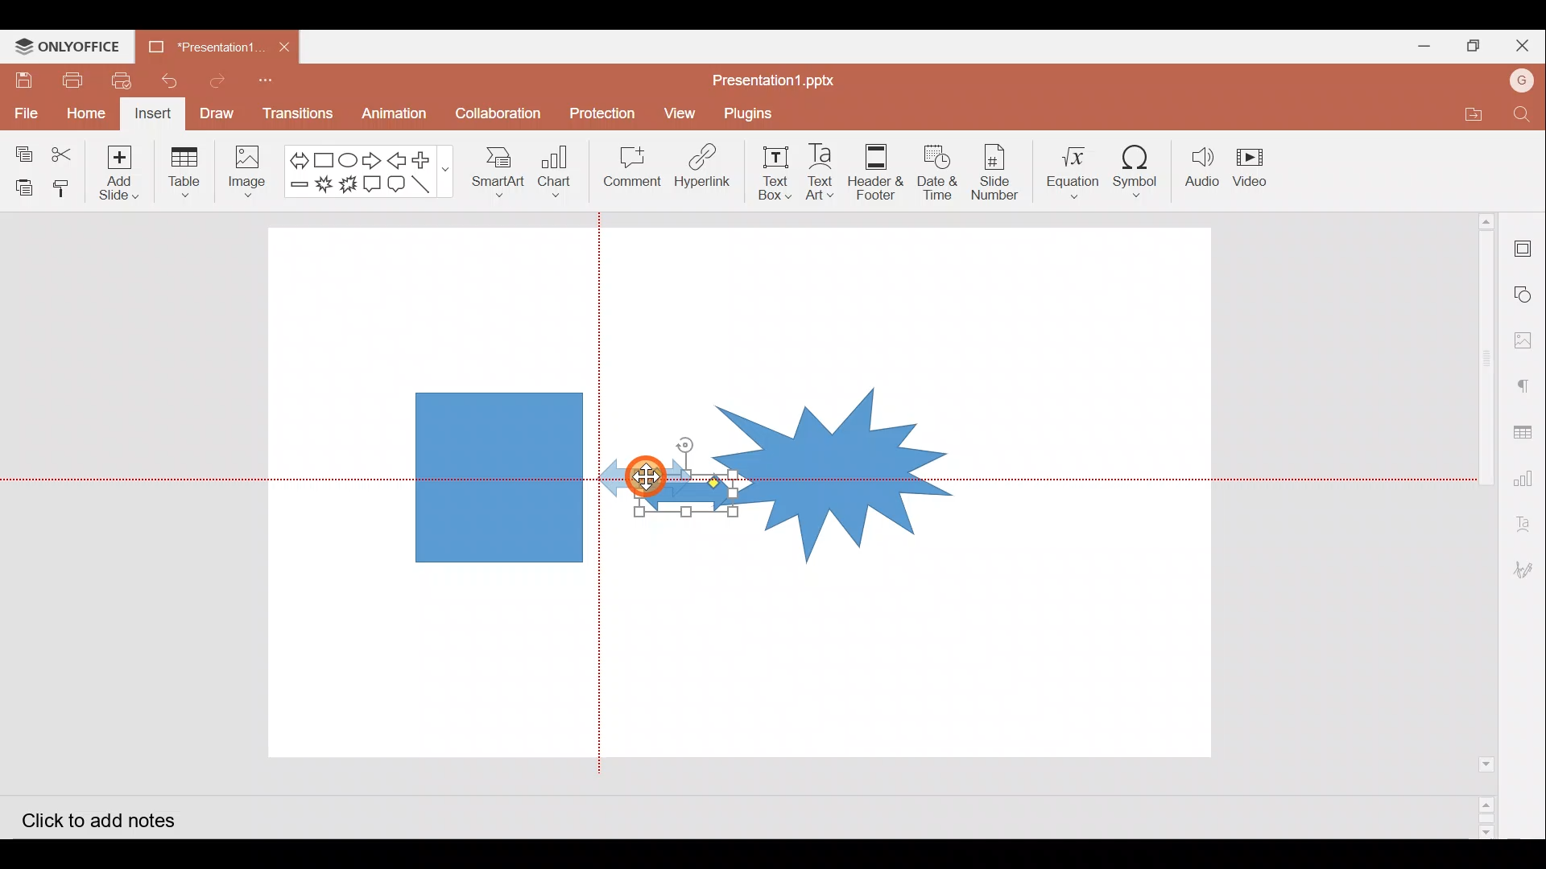 The width and height of the screenshot is (1546, 869). I want to click on File, so click(25, 110).